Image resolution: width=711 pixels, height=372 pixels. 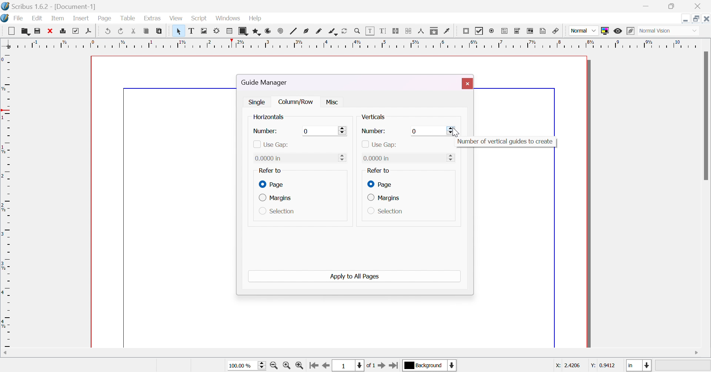 I want to click on minimize, so click(x=645, y=6).